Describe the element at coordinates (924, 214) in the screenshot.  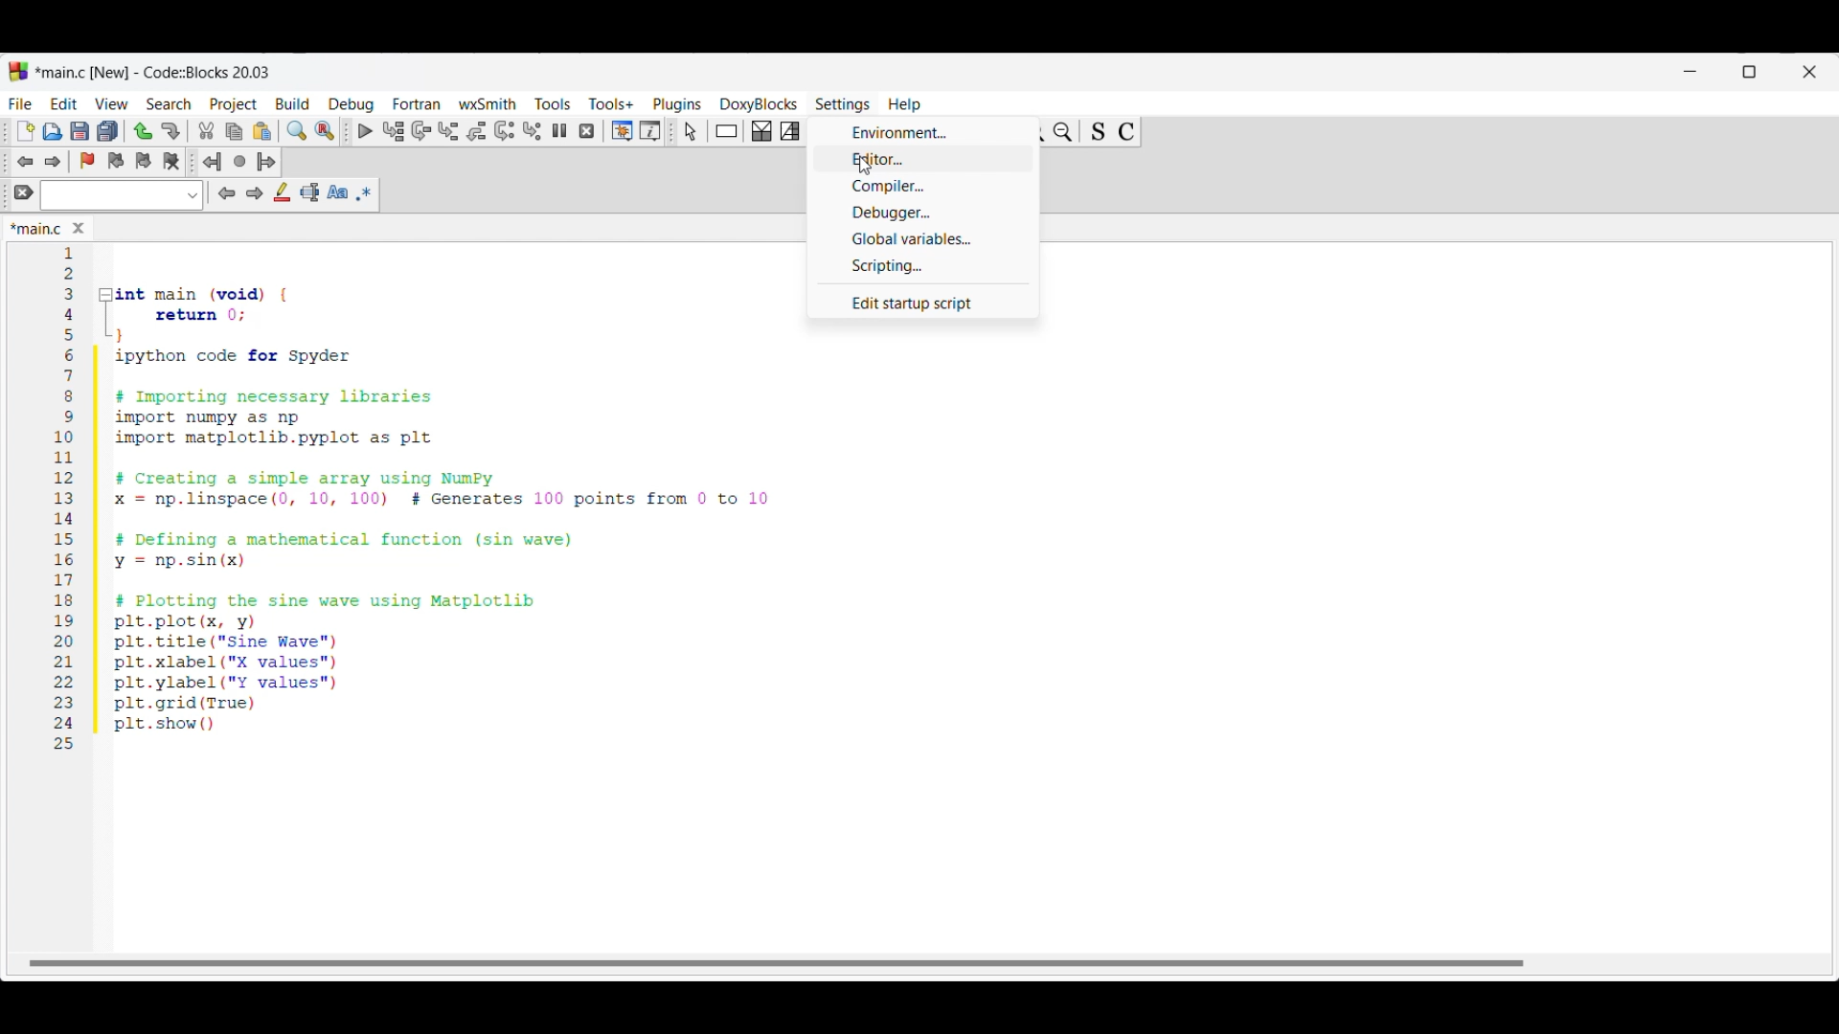
I see `Debugger` at that location.